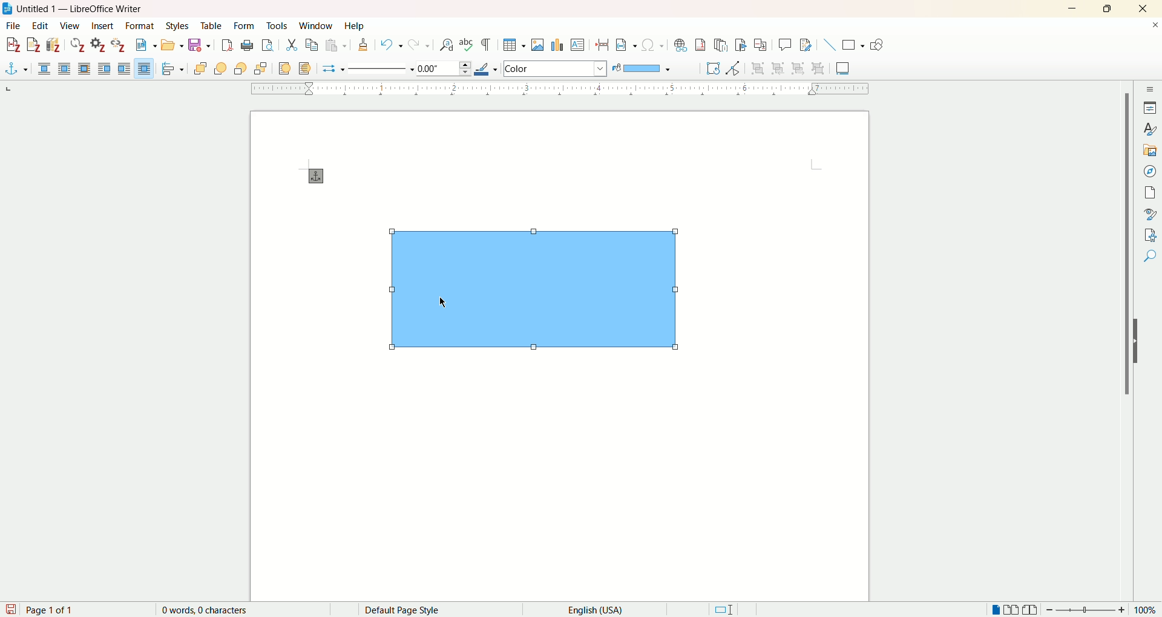 The height and width of the screenshot is (617, 1162). What do you see at coordinates (1011, 609) in the screenshot?
I see `double page view` at bounding box center [1011, 609].